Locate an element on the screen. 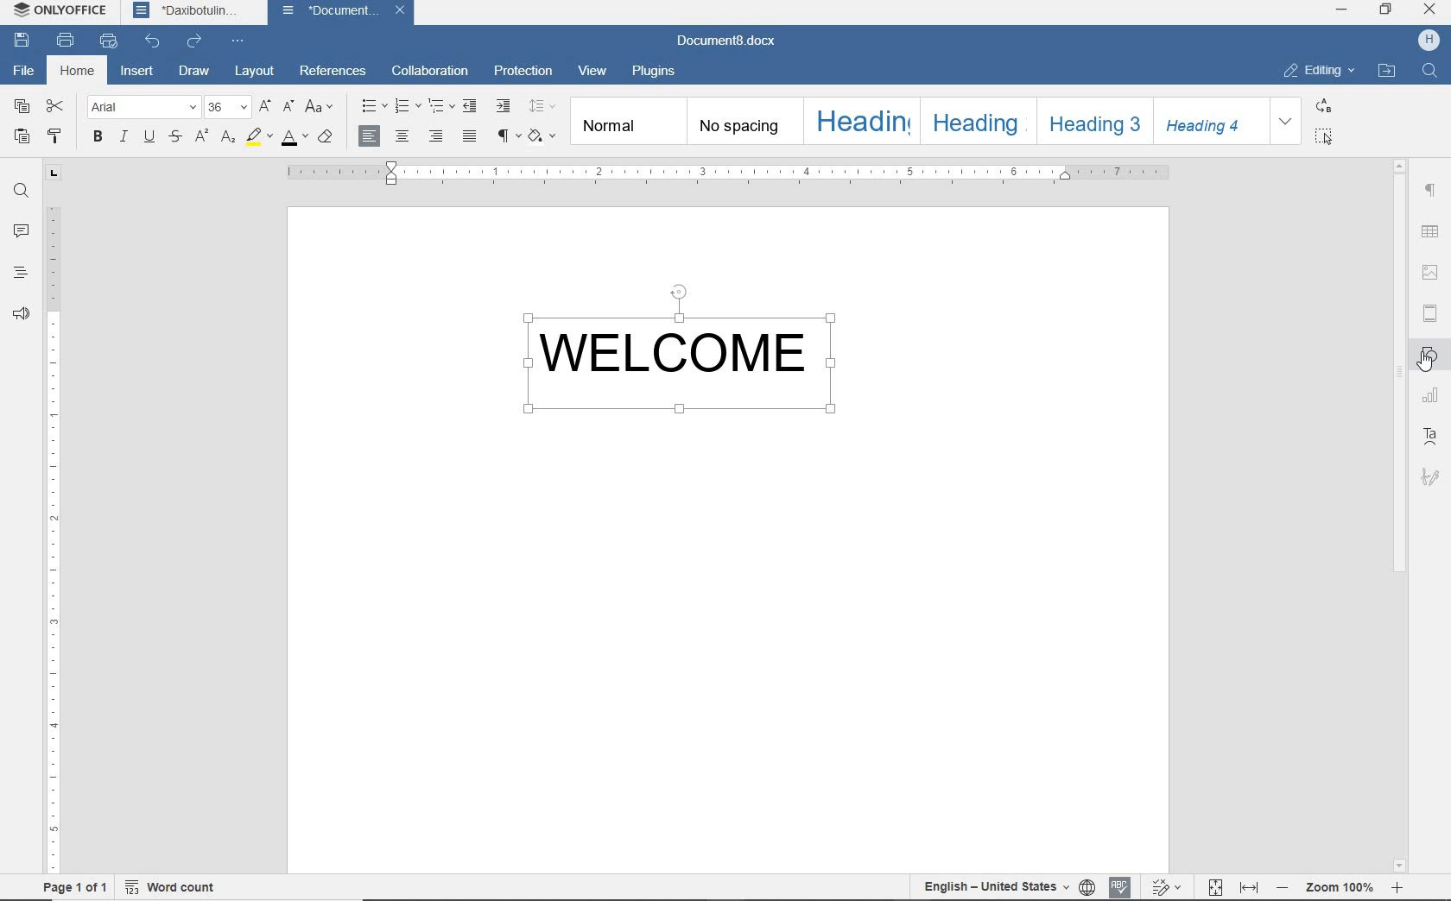 Image resolution: width=1451 pixels, height=901 pixels. TAB STOP is located at coordinates (53, 174).